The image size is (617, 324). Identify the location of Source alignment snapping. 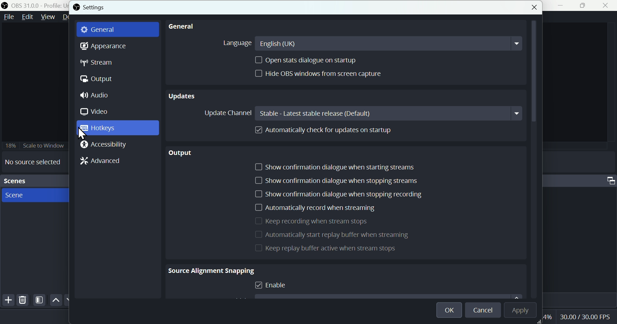
(212, 272).